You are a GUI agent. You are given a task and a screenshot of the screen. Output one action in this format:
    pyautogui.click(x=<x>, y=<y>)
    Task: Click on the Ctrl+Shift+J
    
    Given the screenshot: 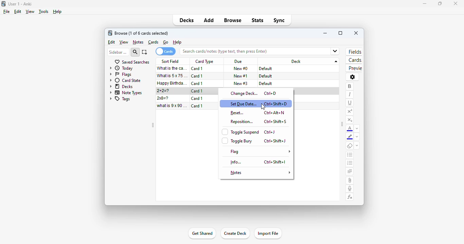 What is the action you would take?
    pyautogui.click(x=274, y=141)
    